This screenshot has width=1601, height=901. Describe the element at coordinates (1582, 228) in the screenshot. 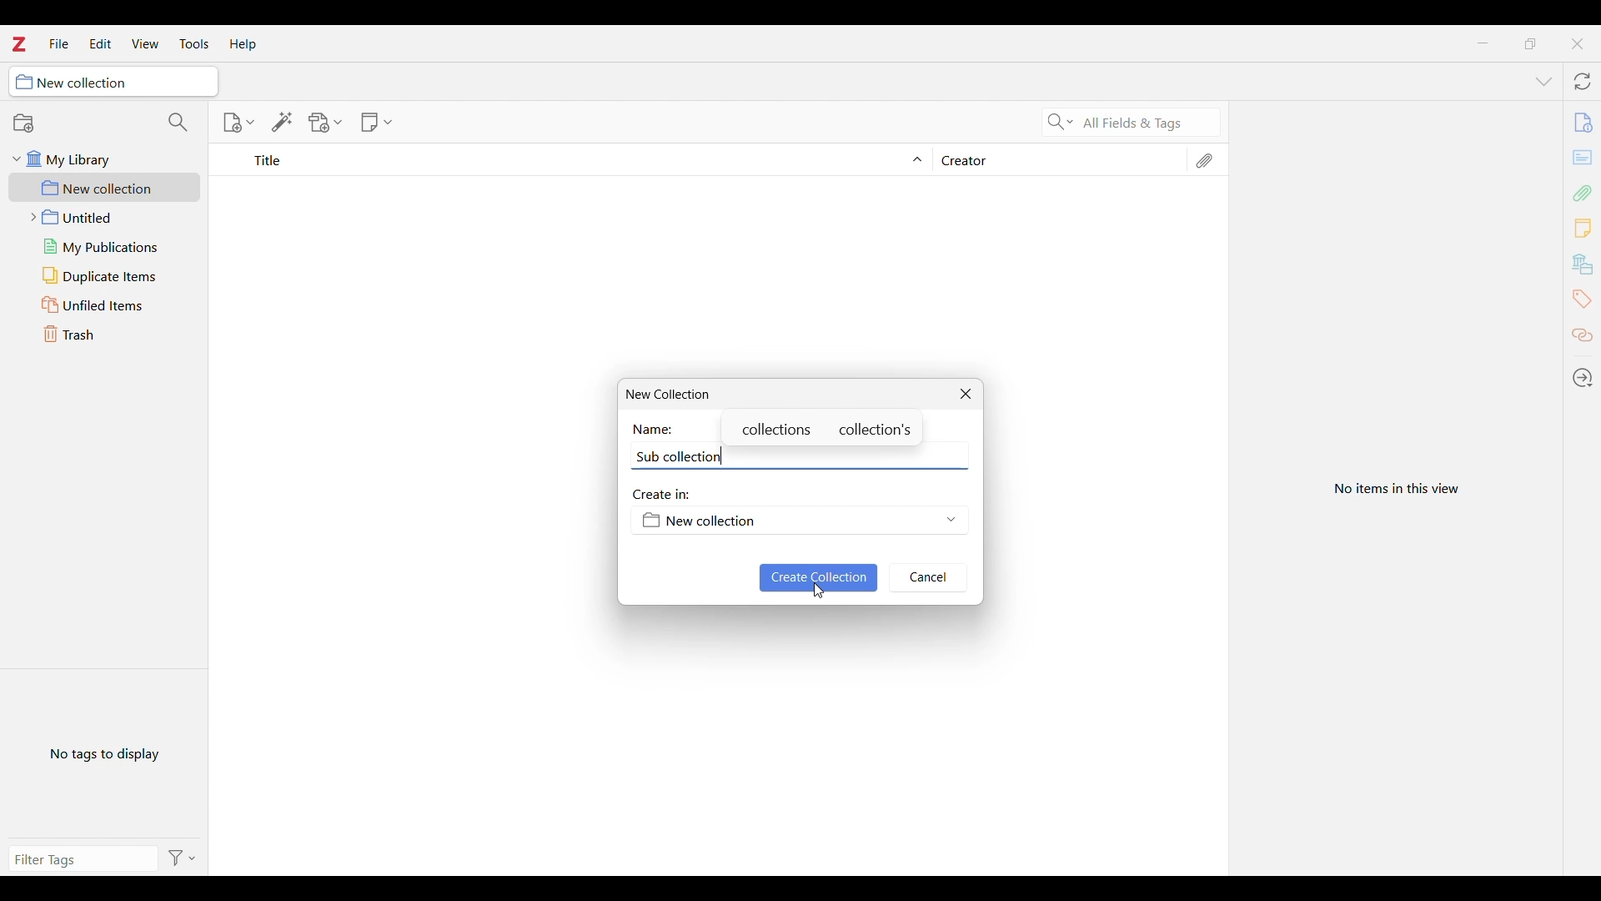

I see `Add new note` at that location.